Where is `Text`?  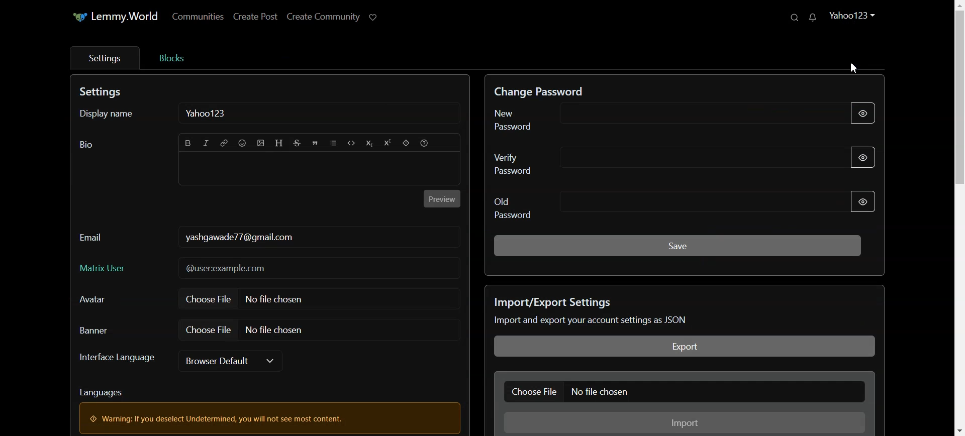 Text is located at coordinates (539, 90).